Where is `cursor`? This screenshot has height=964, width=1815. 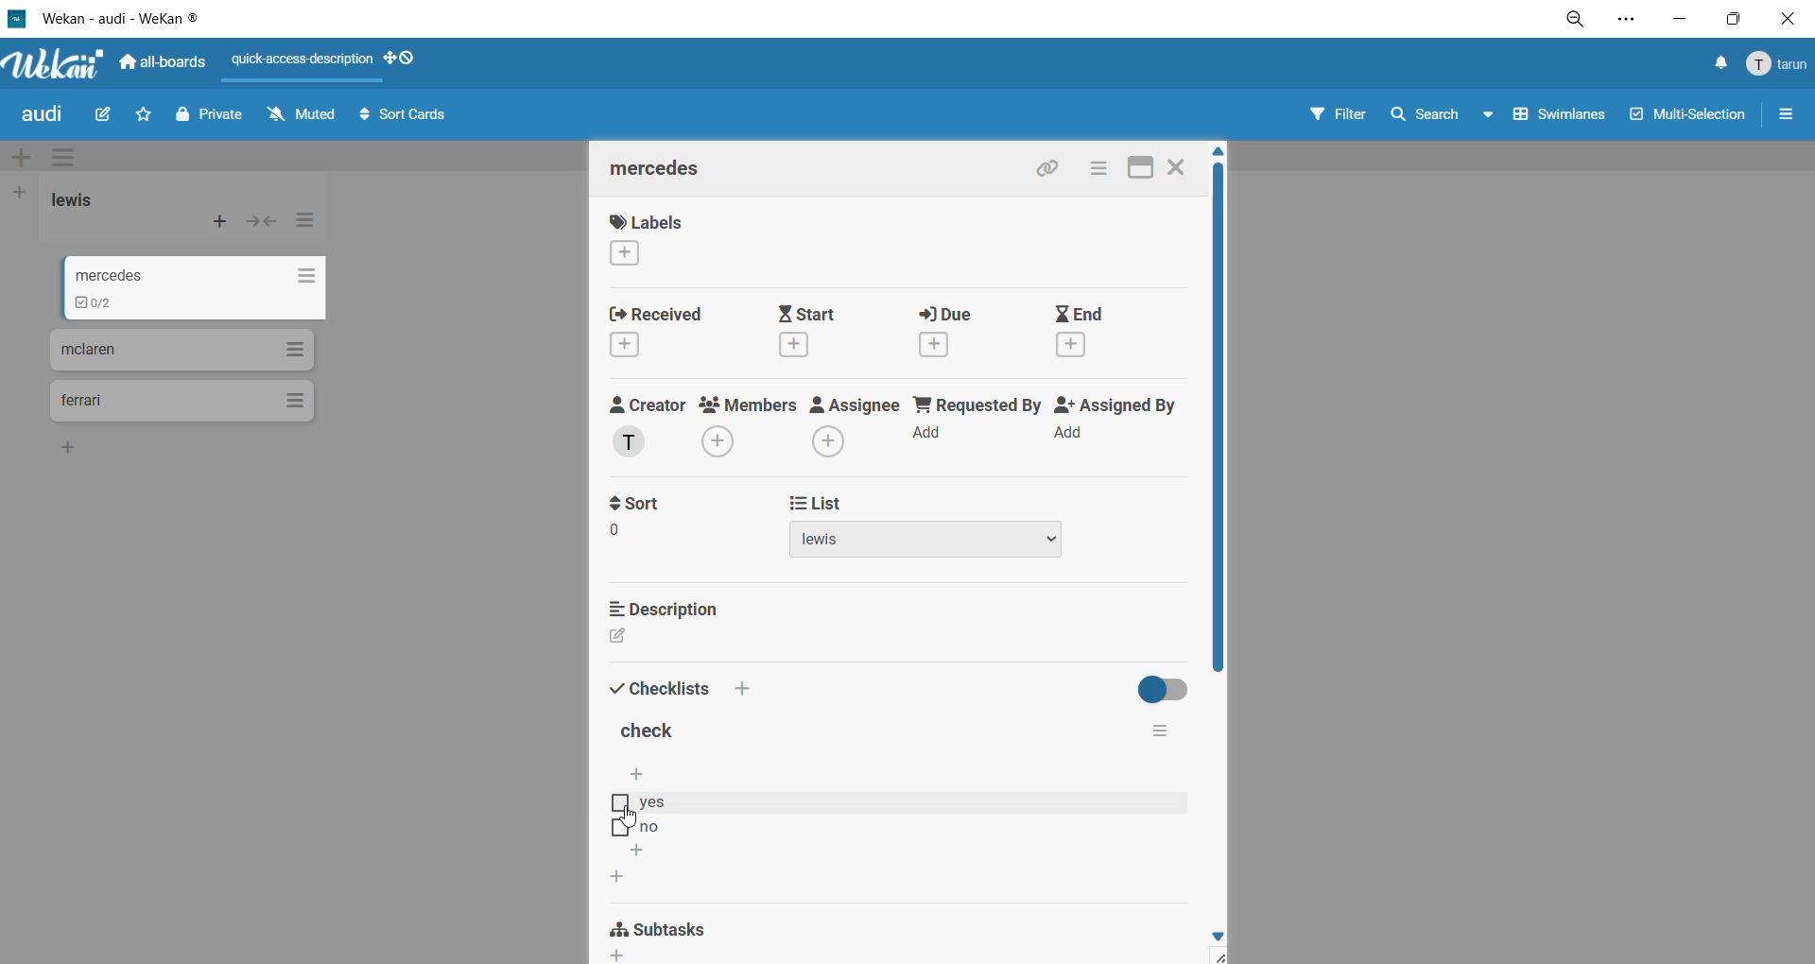 cursor is located at coordinates (633, 816).